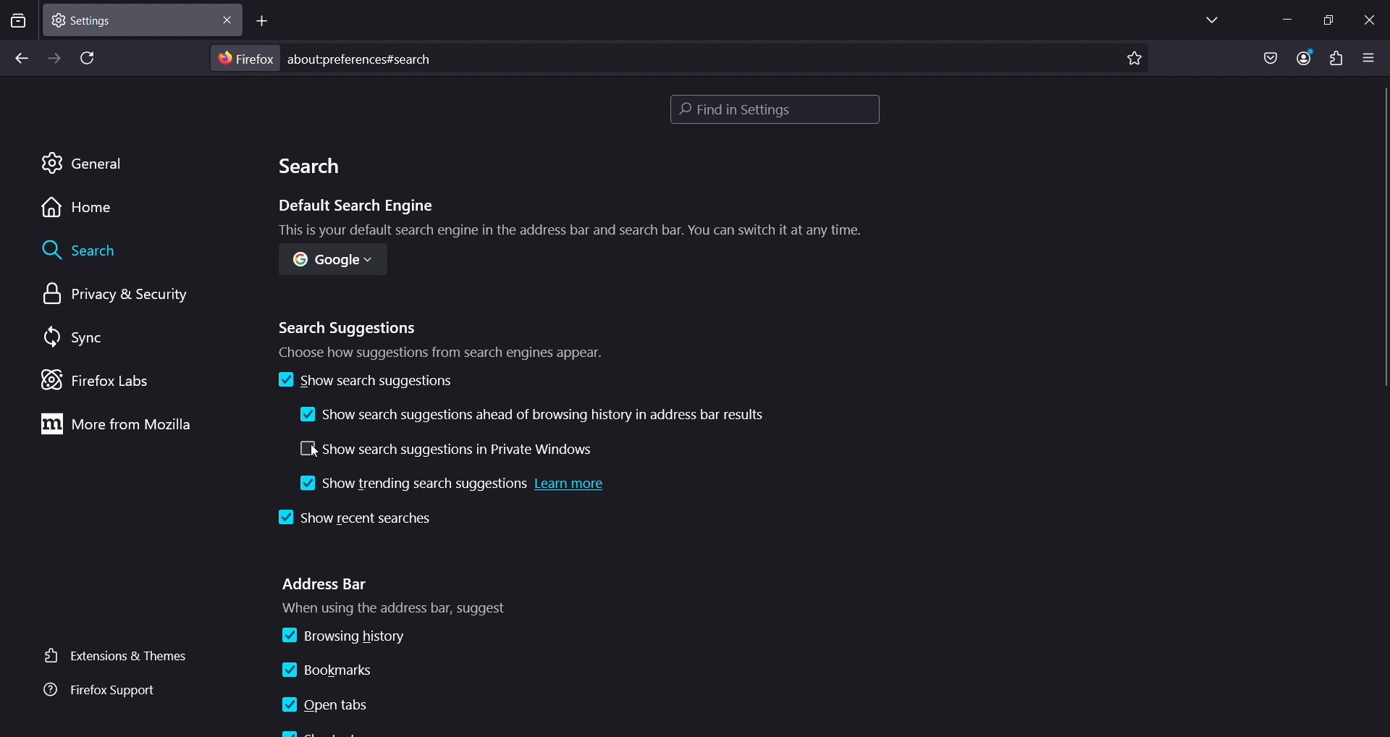 The image size is (1390, 737). I want to click on close, so click(1373, 20).